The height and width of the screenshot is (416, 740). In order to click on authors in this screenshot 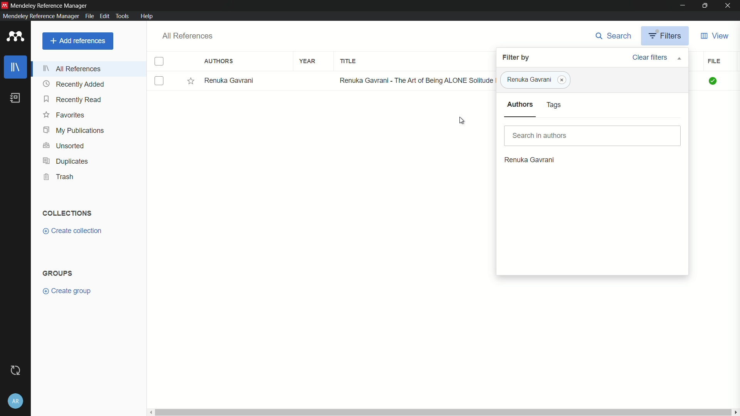, I will do `click(521, 104)`.